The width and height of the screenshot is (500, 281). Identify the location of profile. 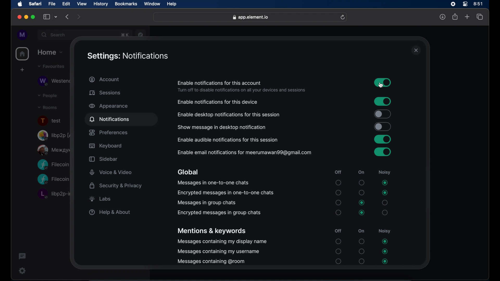
(22, 35).